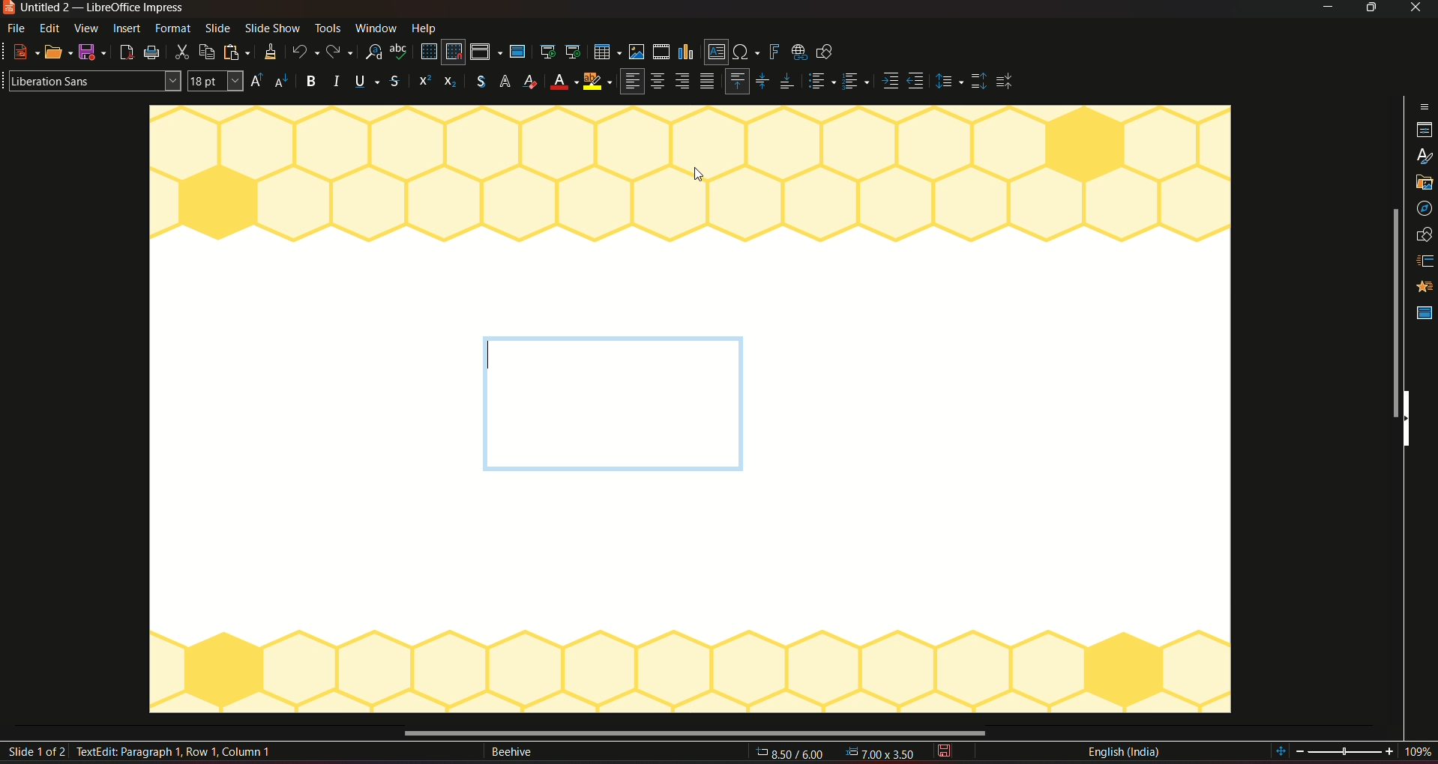  Describe the element at coordinates (1281, 752) in the screenshot. I see `fit slide to current view` at that location.